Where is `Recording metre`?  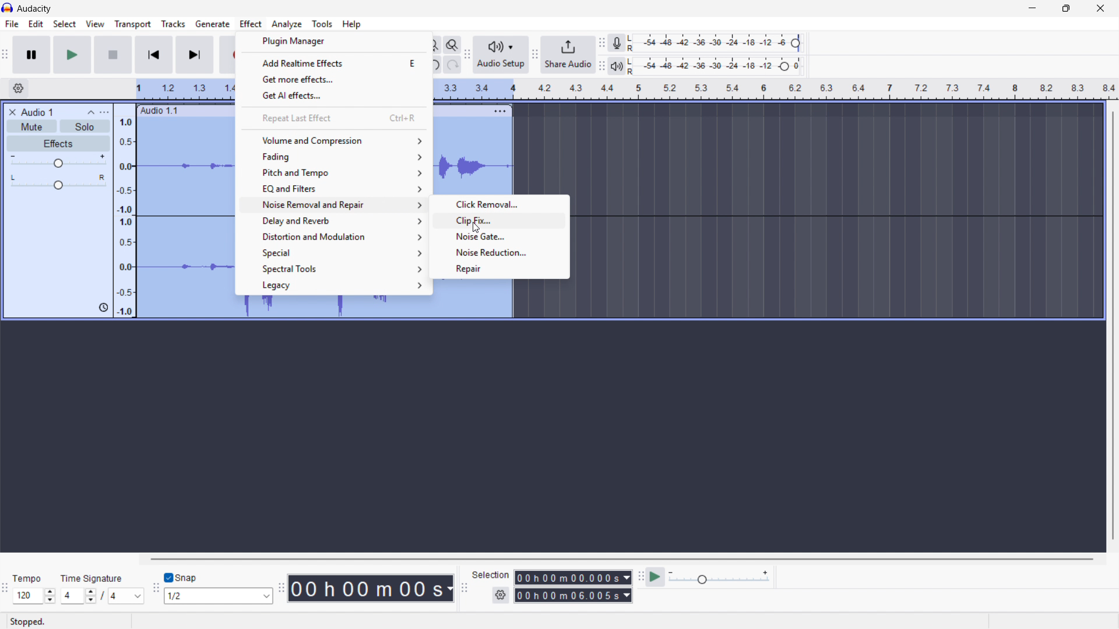
Recording metre is located at coordinates (617, 43).